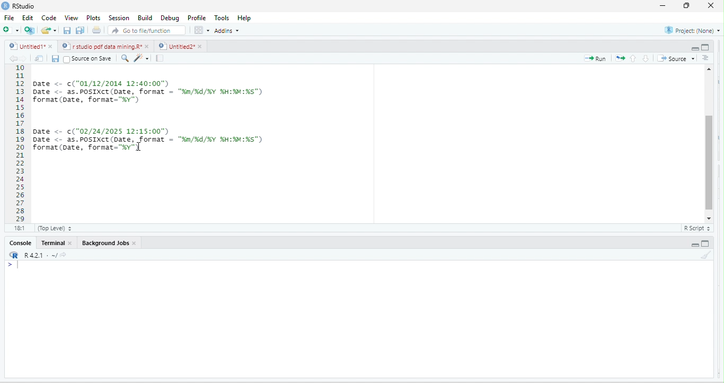  Describe the element at coordinates (87, 58) in the screenshot. I see `‘Source on Save` at that location.